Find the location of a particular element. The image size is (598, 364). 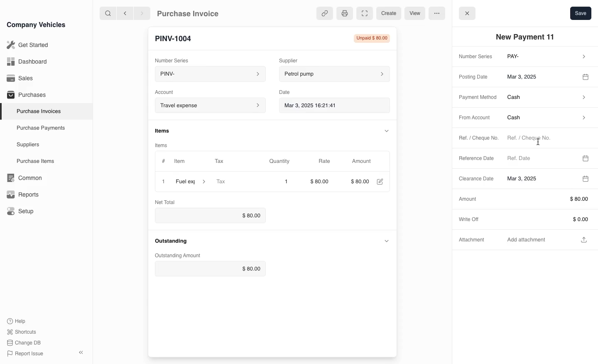

save is located at coordinates (581, 13).